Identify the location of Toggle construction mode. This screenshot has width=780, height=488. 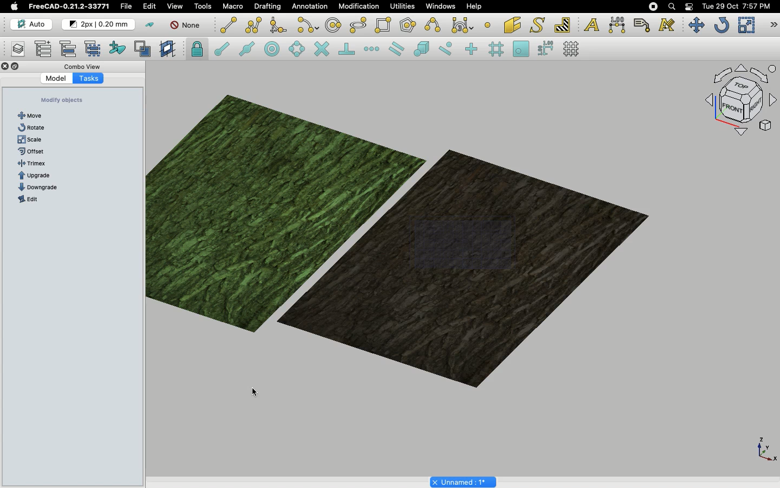
(150, 25).